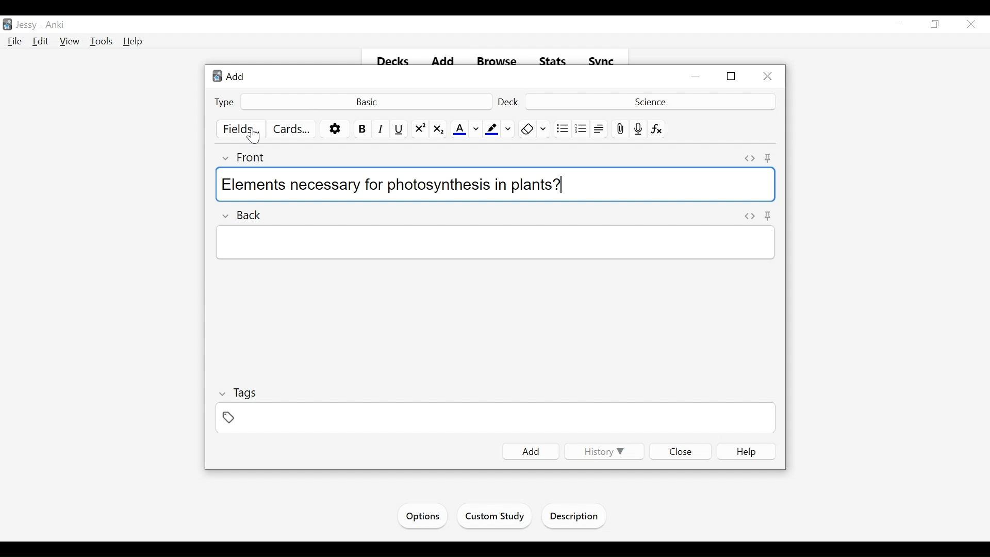 The width and height of the screenshot is (990, 557). I want to click on Bold, so click(361, 129).